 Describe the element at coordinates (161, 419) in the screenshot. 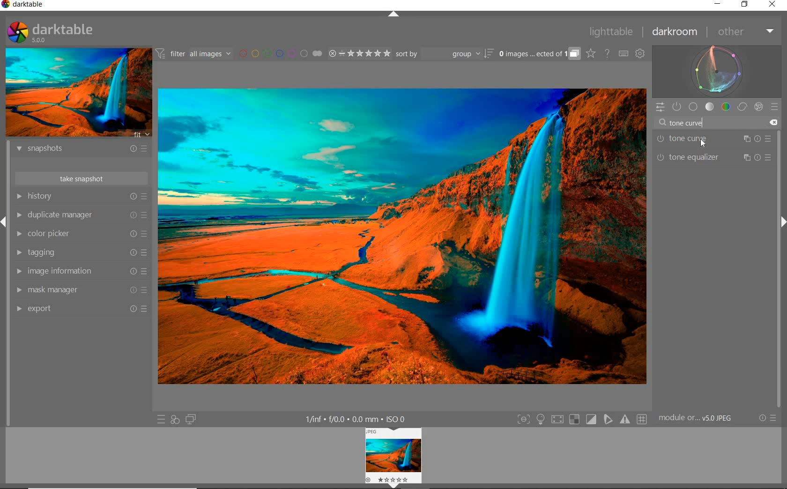

I see `QUICK ACCESS TO PRESET` at that location.